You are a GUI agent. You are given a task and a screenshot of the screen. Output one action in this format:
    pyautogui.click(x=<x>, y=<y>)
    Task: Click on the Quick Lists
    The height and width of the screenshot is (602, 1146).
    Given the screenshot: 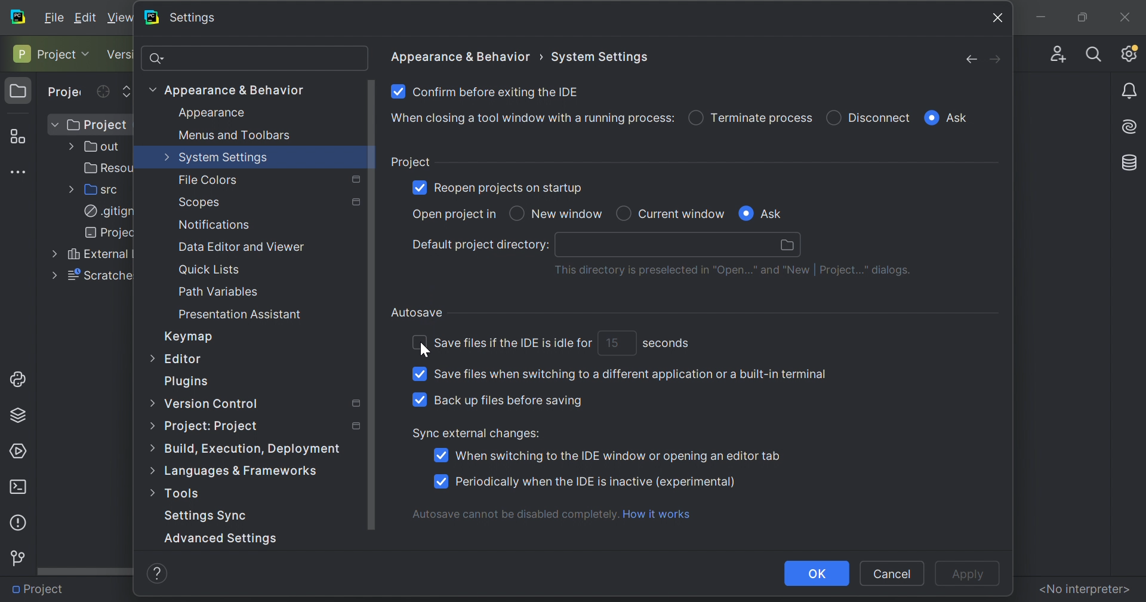 What is the action you would take?
    pyautogui.click(x=211, y=269)
    